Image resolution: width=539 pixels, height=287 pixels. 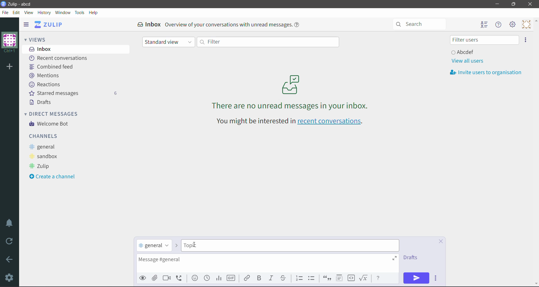 What do you see at coordinates (9, 67) in the screenshot?
I see `Add organization` at bounding box center [9, 67].